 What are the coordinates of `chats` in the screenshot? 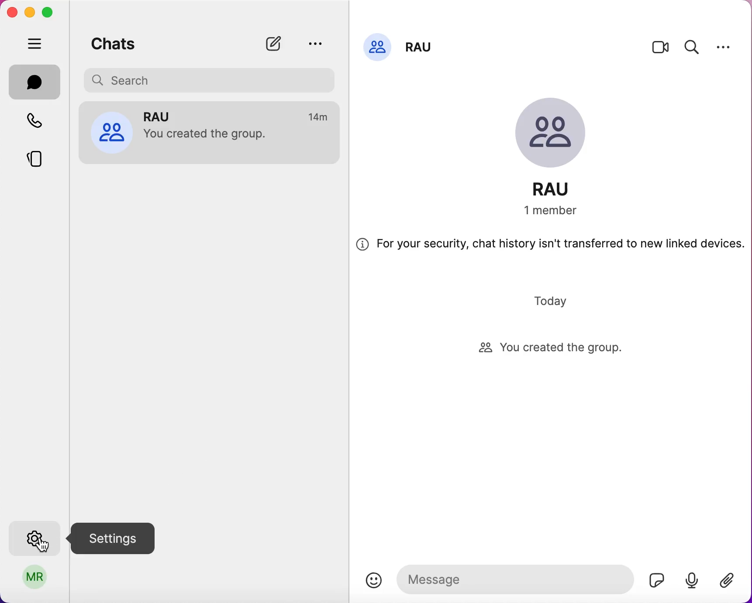 It's located at (33, 80).